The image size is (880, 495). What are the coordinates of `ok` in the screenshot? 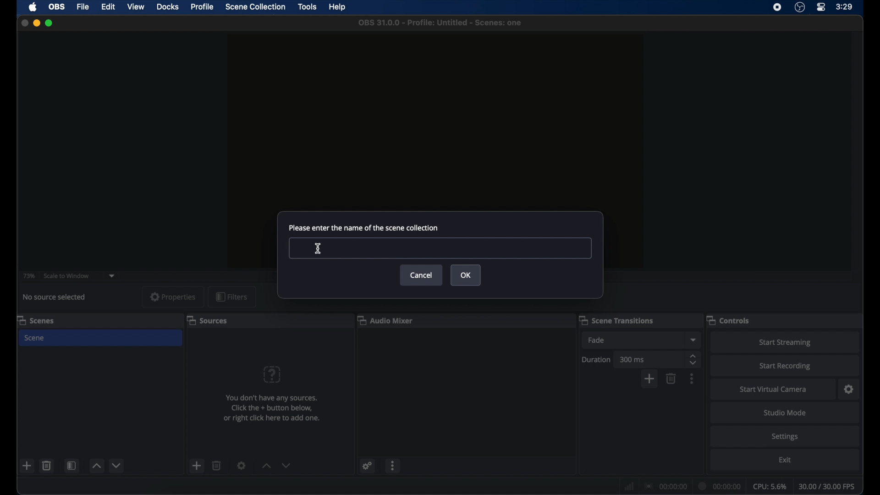 It's located at (466, 275).